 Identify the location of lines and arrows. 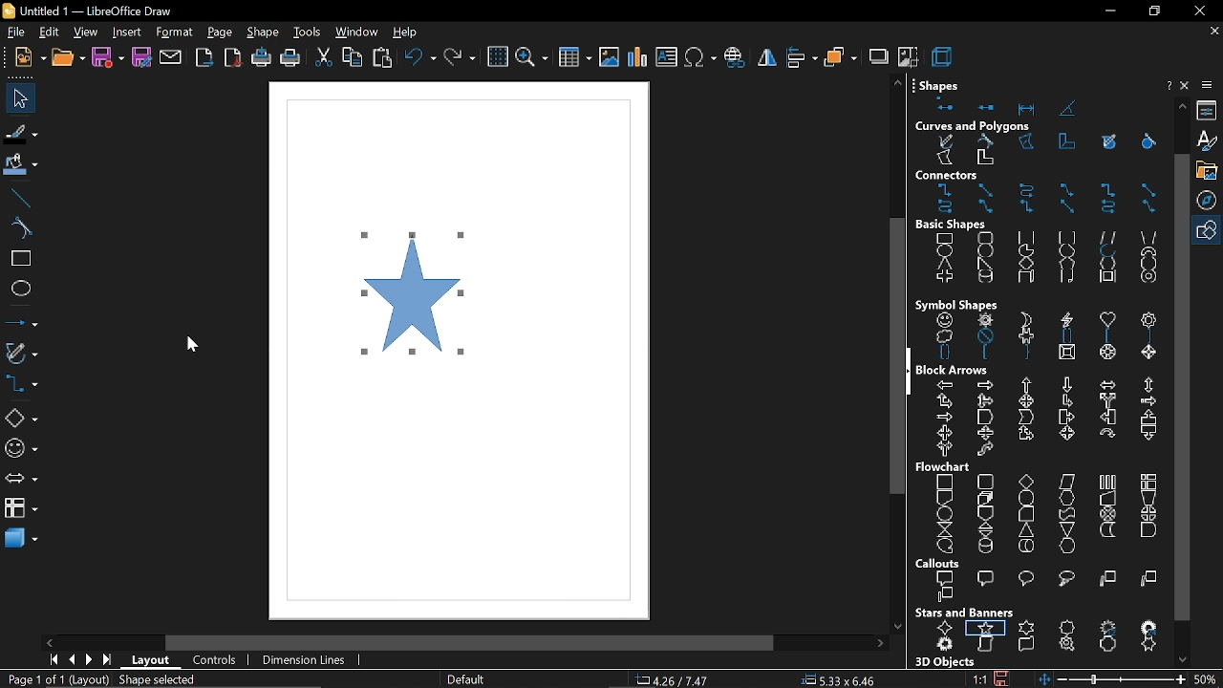
(21, 325).